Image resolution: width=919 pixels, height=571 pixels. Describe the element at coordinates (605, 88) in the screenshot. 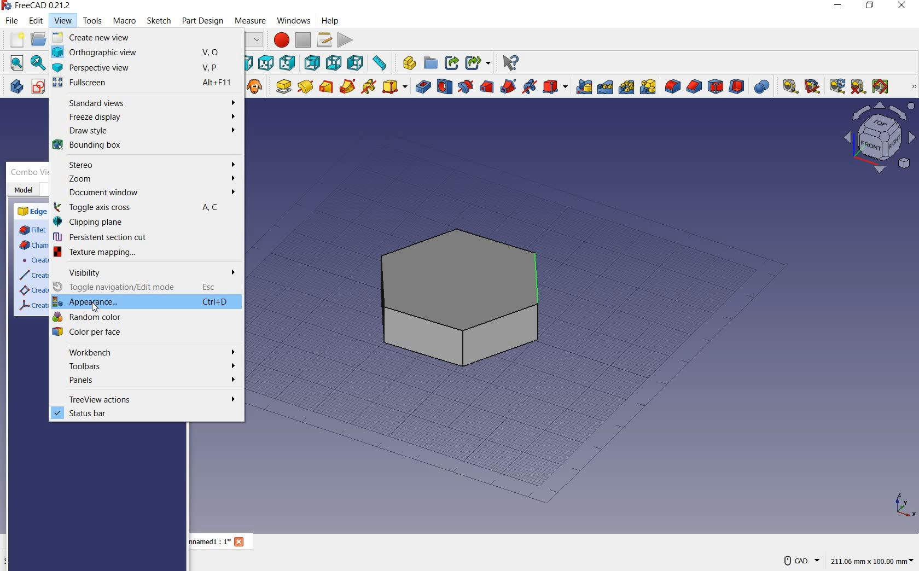

I see `linear pattern` at that location.